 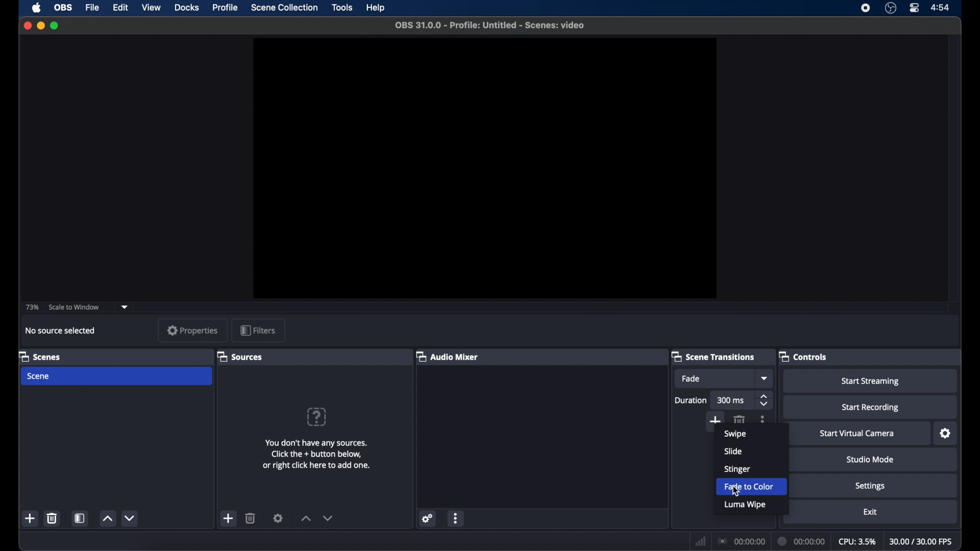 I want to click on stinger, so click(x=737, y=470).